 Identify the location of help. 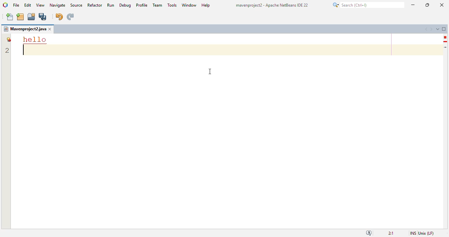
(206, 6).